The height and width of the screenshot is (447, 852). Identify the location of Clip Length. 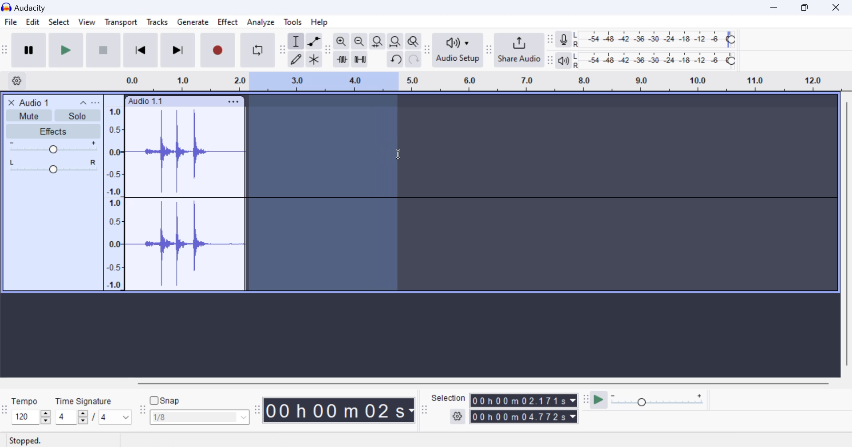
(341, 410).